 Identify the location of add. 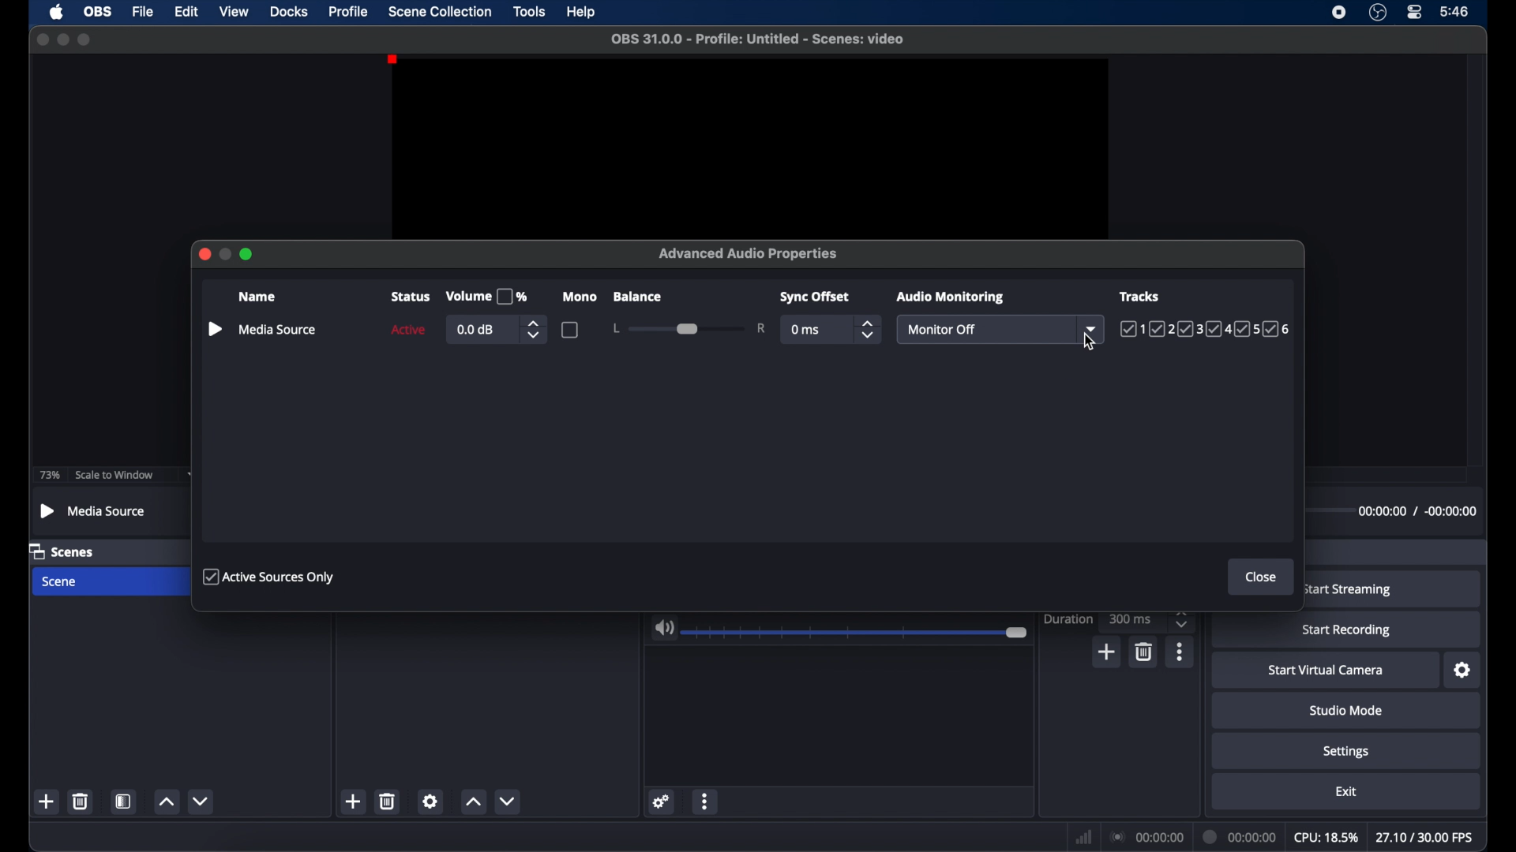
(1108, 652).